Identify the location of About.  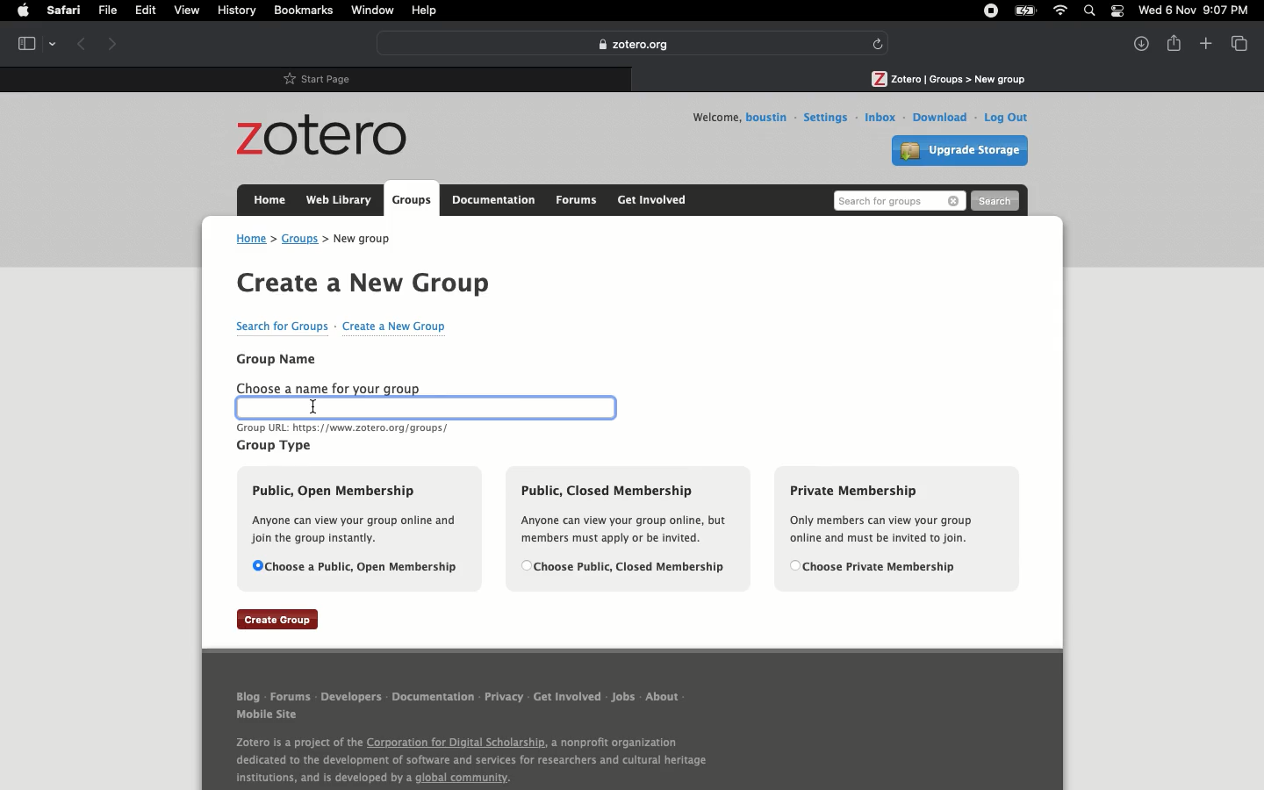
(664, 695).